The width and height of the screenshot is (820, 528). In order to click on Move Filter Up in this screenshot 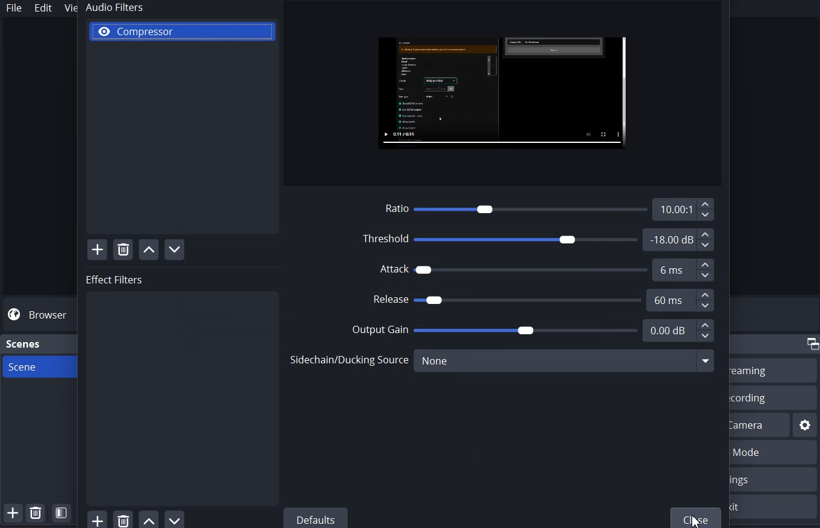, I will do `click(149, 519)`.